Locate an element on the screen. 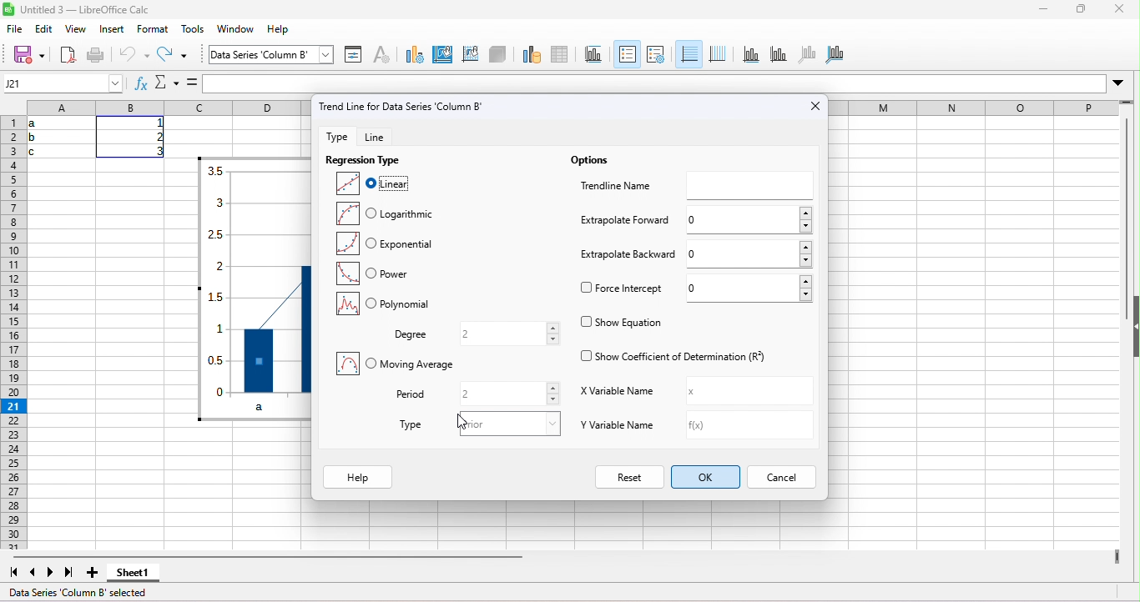 The height and width of the screenshot is (602, 1140). format is located at coordinates (151, 30).